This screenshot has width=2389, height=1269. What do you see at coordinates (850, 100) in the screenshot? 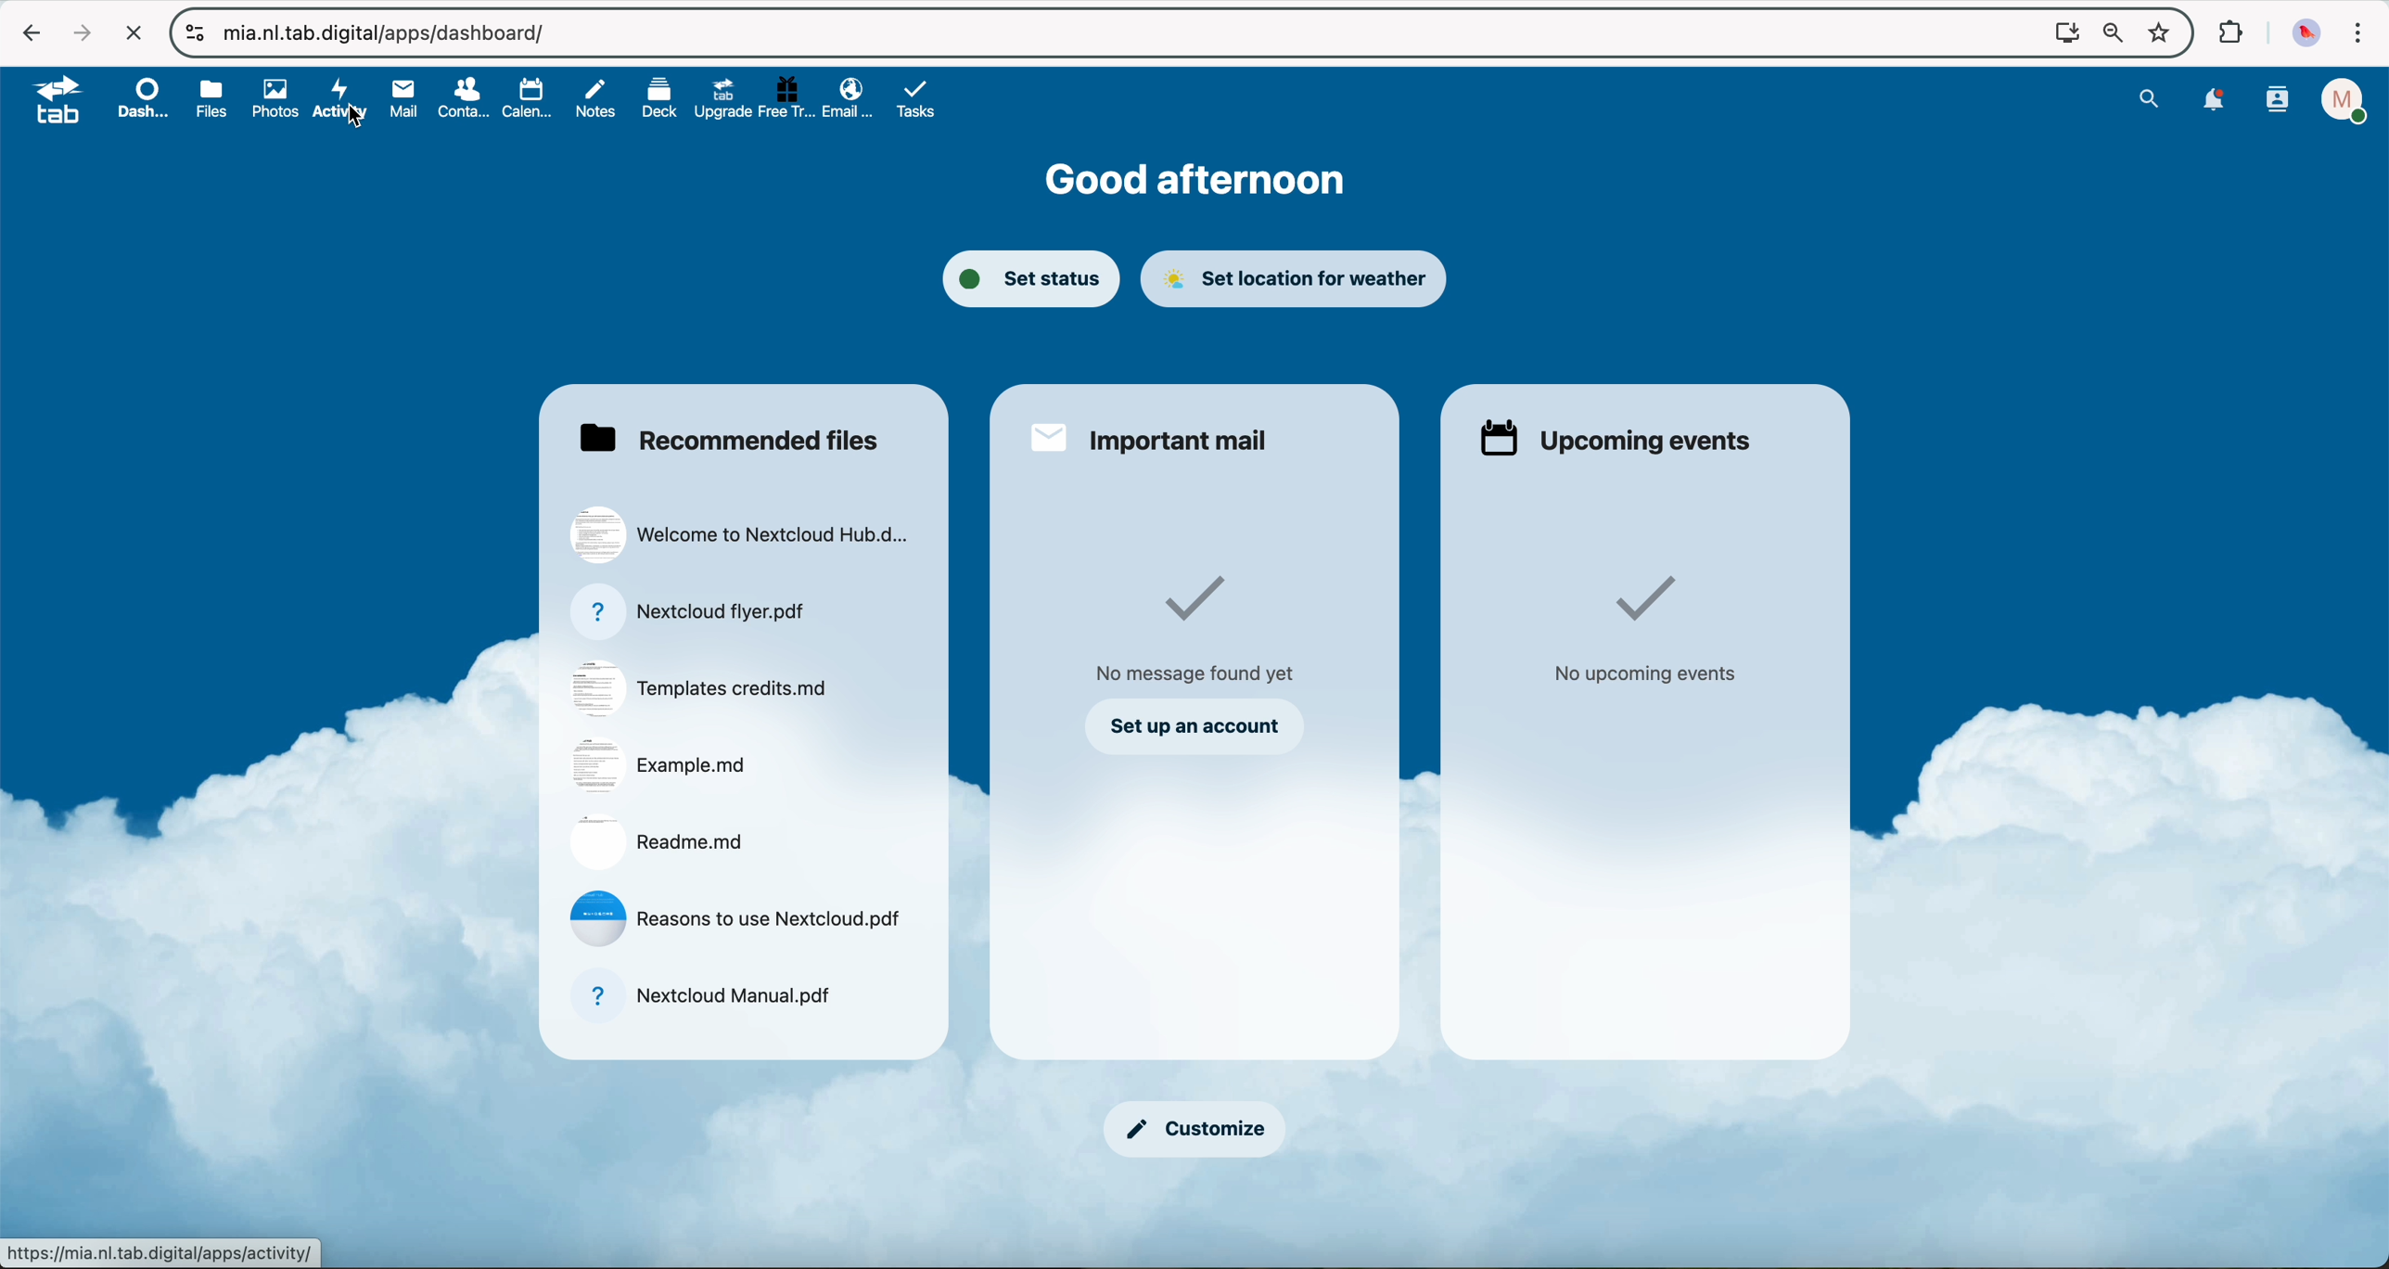
I see `email` at bounding box center [850, 100].